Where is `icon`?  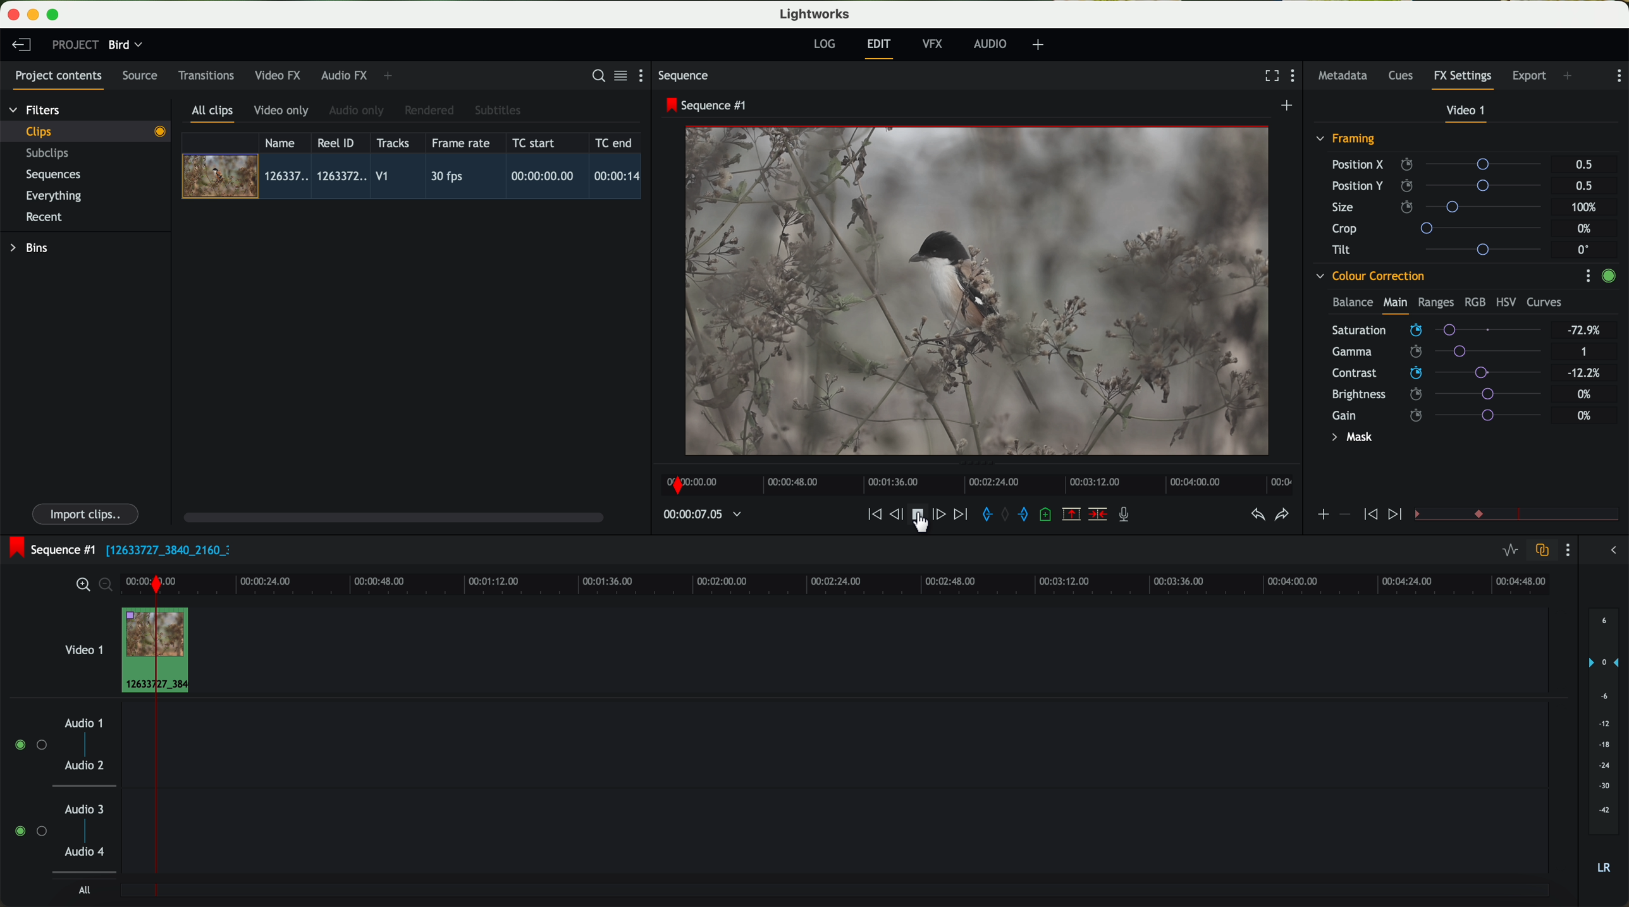 icon is located at coordinates (1322, 516).